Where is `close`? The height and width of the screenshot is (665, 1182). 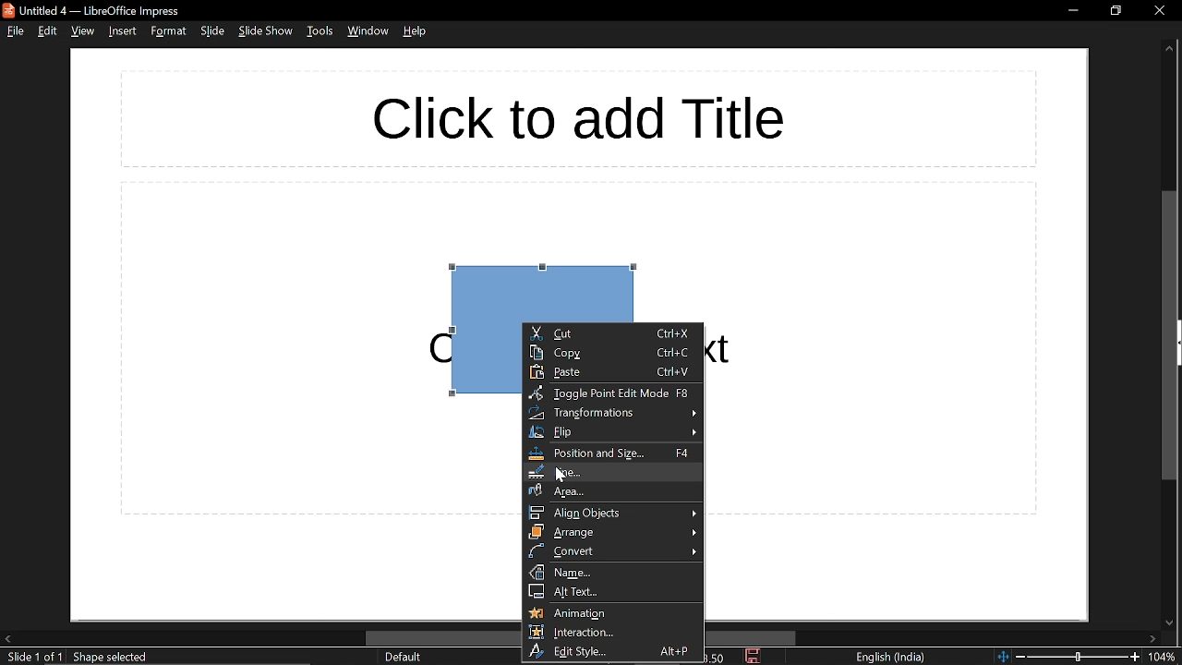
close is located at coordinates (1159, 9).